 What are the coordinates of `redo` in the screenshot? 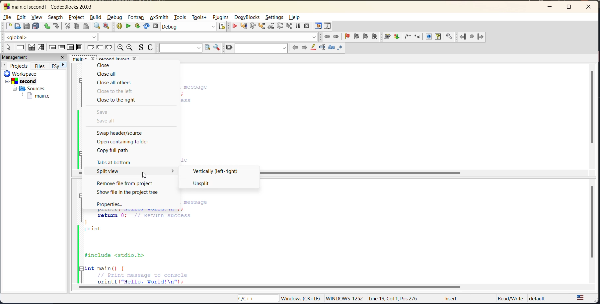 It's located at (56, 27).